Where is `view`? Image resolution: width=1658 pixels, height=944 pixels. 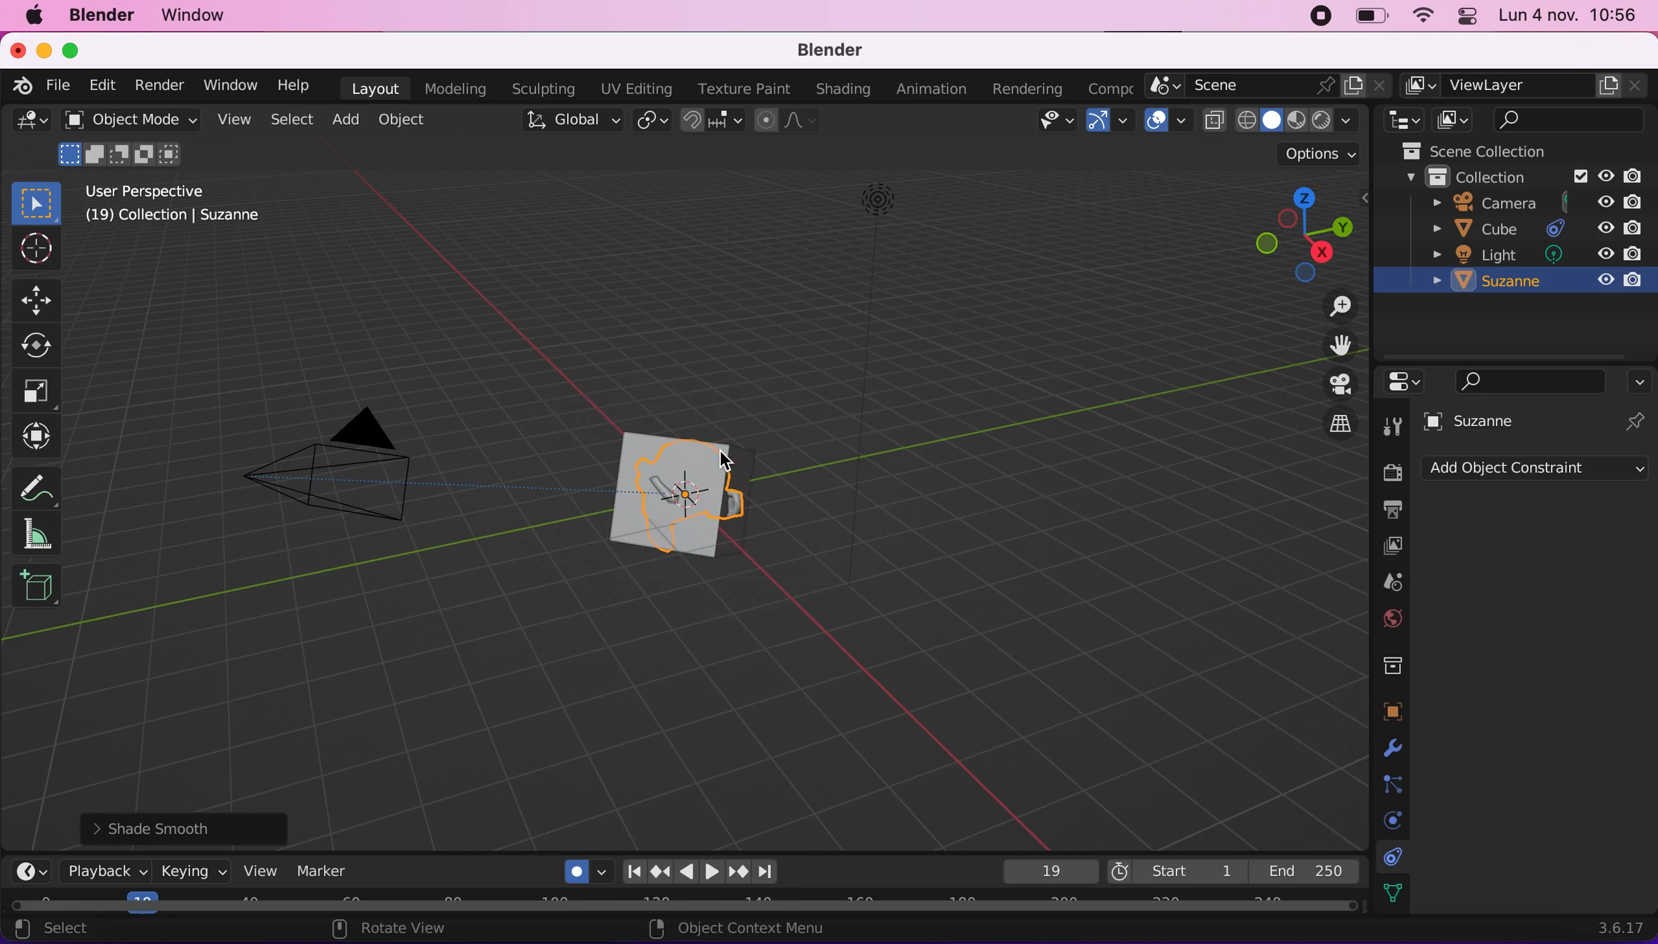 view is located at coordinates (262, 871).